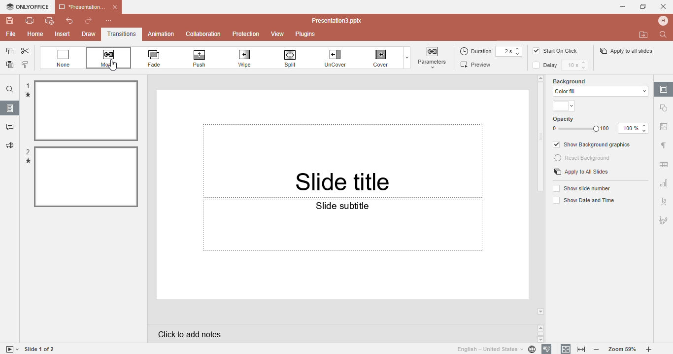 The width and height of the screenshot is (673, 354). What do you see at coordinates (86, 177) in the screenshot?
I see `Slected file 2` at bounding box center [86, 177].